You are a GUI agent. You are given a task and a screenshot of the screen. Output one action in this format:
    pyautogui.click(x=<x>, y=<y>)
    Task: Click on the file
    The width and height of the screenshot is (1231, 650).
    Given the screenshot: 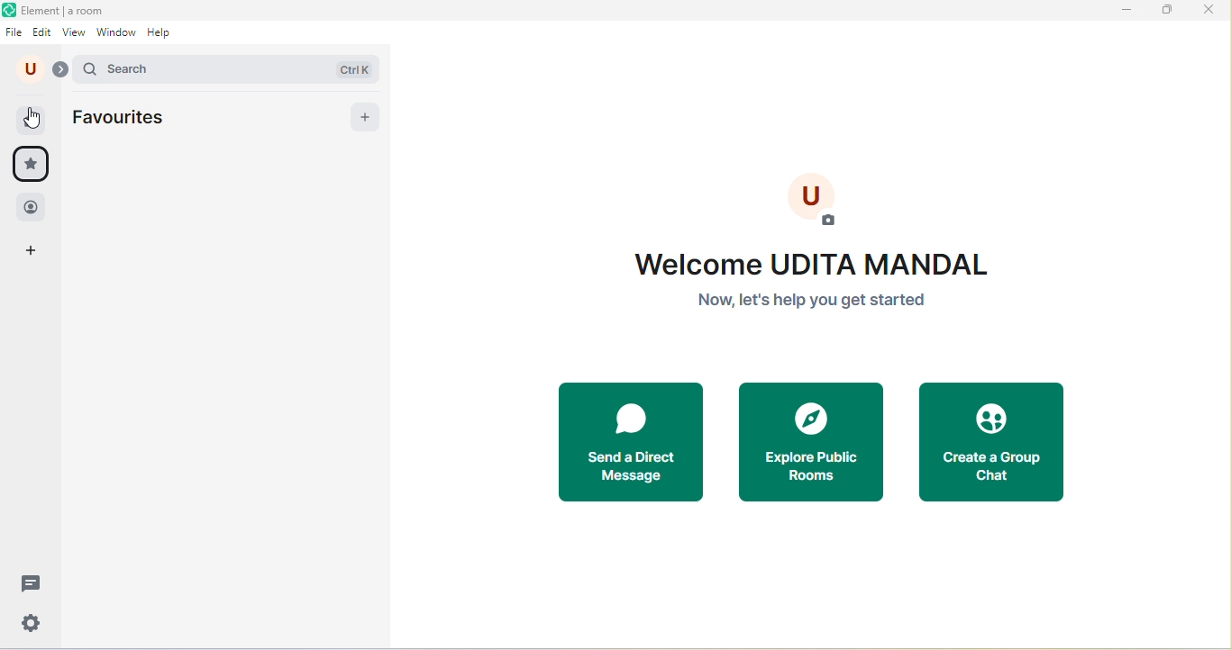 What is the action you would take?
    pyautogui.click(x=15, y=32)
    